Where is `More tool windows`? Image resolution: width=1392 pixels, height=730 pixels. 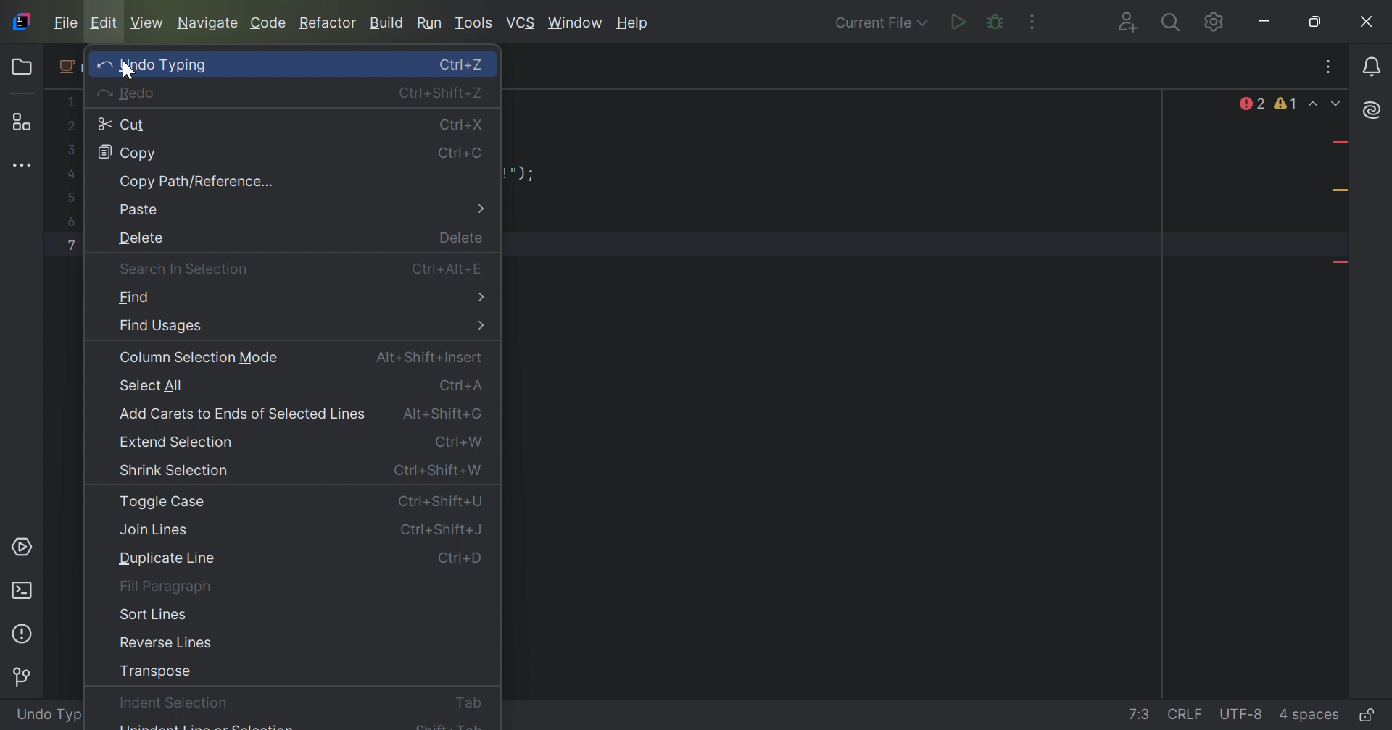
More tool windows is located at coordinates (22, 166).